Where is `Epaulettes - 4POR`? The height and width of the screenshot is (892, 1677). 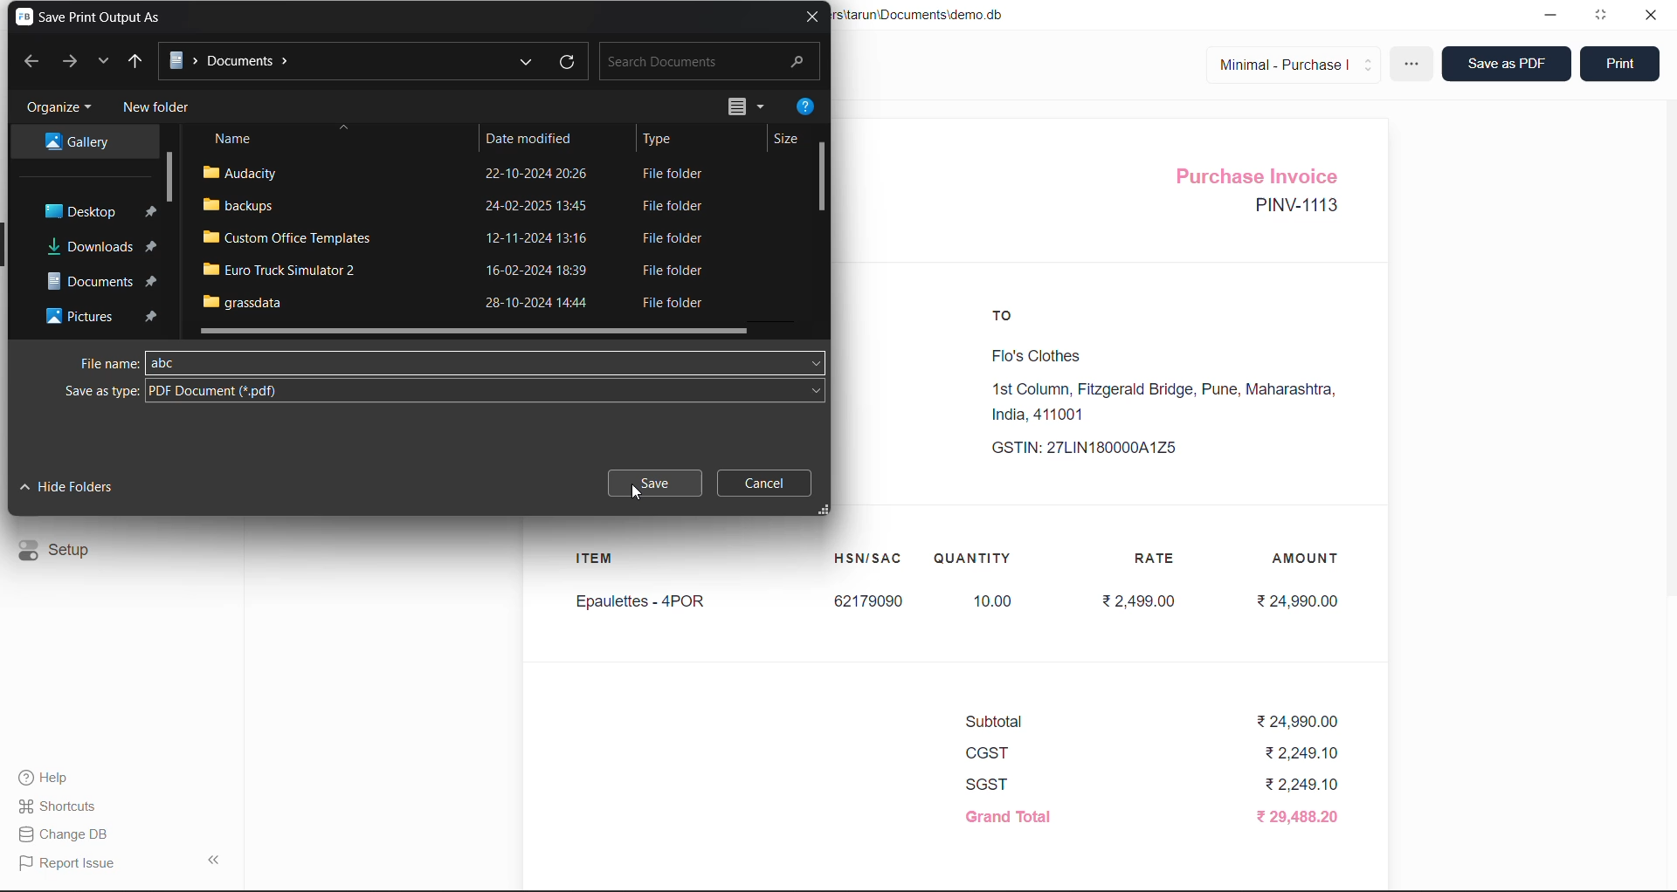
Epaulettes - 4POR is located at coordinates (640, 601).